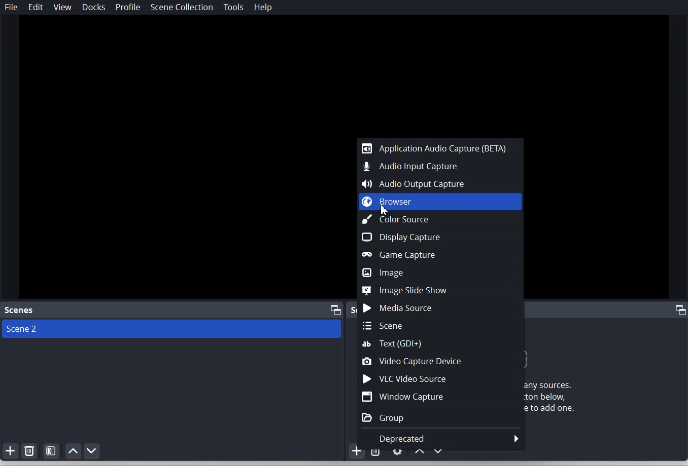 This screenshot has width=688, height=466. I want to click on View, so click(62, 7).